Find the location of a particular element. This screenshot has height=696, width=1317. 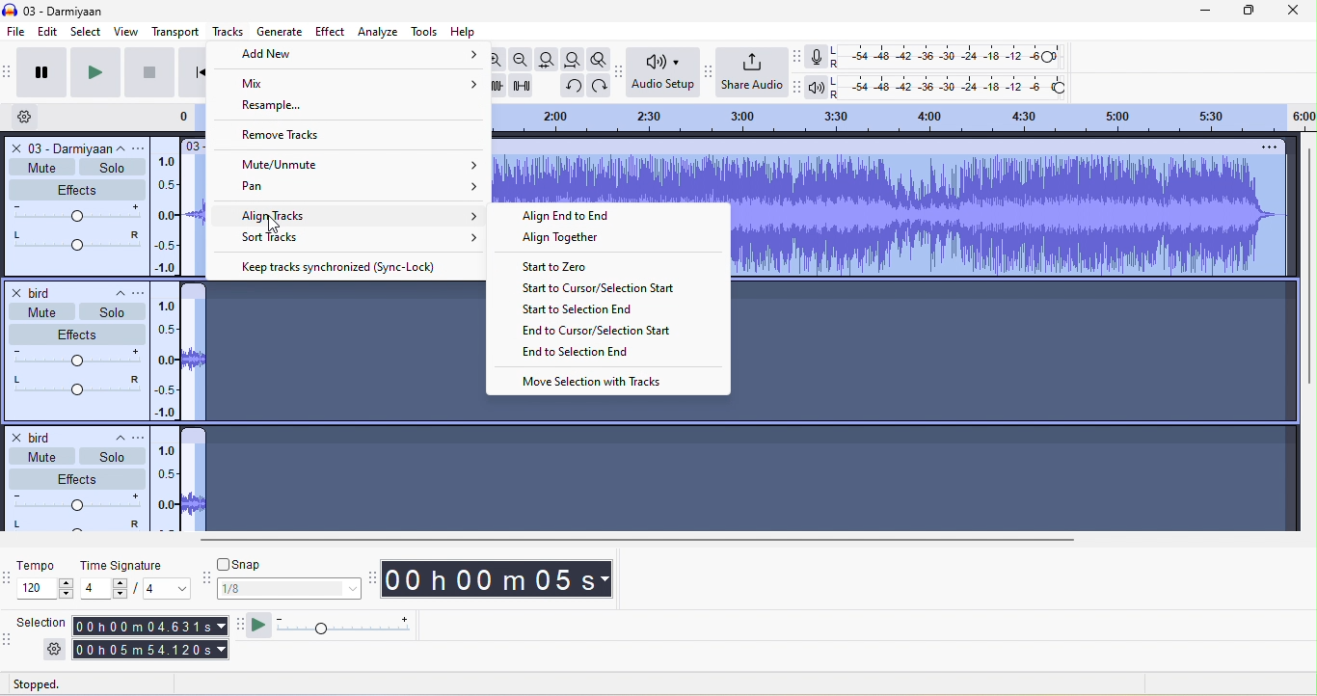

audacity play at speed toolbar is located at coordinates (239, 626).